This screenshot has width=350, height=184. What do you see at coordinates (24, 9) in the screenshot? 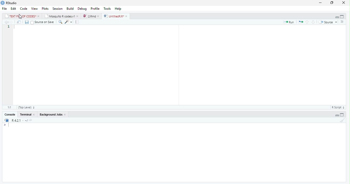
I see `Code` at bounding box center [24, 9].